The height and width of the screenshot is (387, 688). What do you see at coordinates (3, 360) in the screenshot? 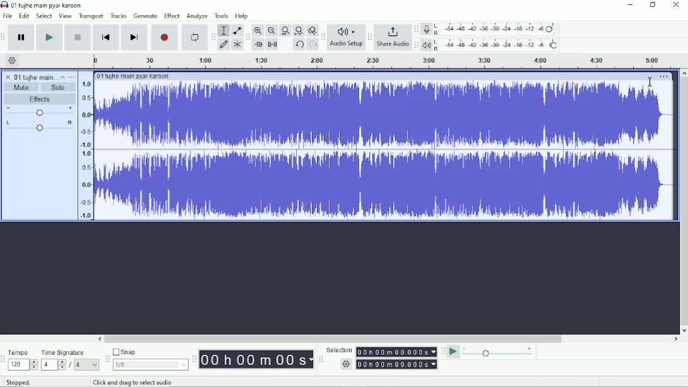
I see `Audacity time signature toolbar` at bounding box center [3, 360].